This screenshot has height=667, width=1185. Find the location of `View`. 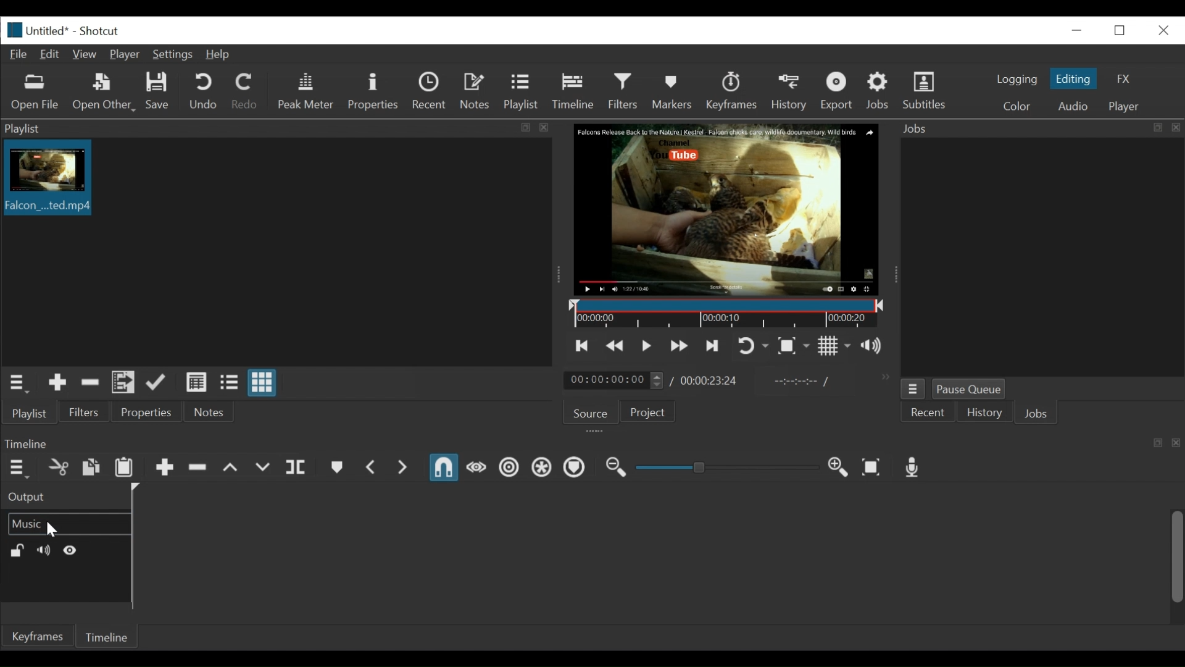

View is located at coordinates (86, 54).